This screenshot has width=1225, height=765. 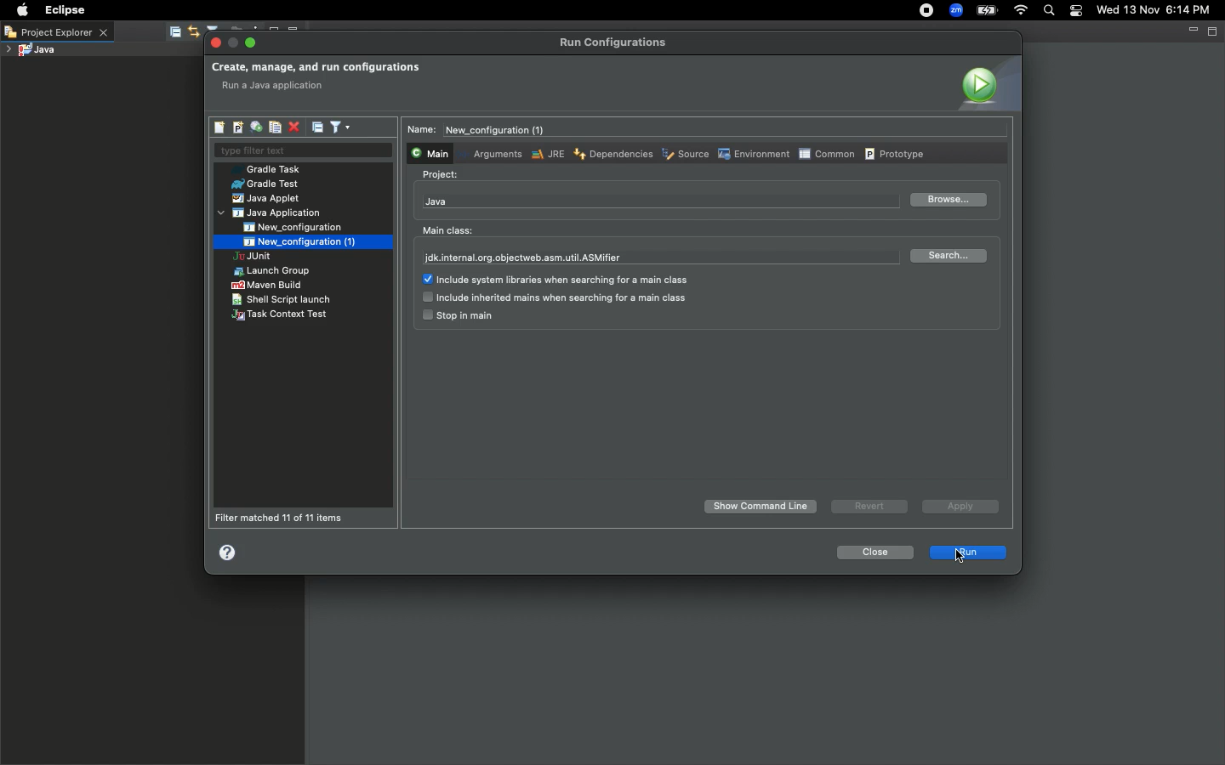 I want to click on jdk.internal.org.objectweb.asm.util.ASMifier, so click(x=525, y=258).